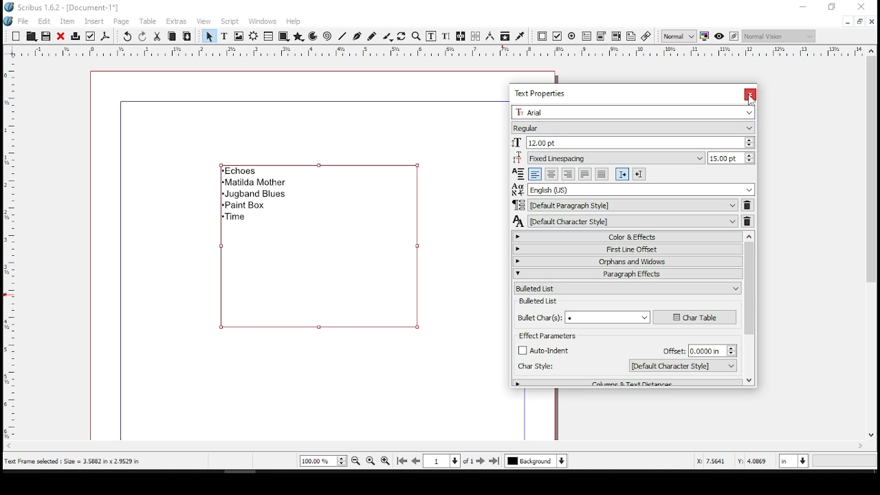 This screenshot has height=495, width=880. Describe the element at coordinates (626, 205) in the screenshot. I see `paragraph style` at that location.